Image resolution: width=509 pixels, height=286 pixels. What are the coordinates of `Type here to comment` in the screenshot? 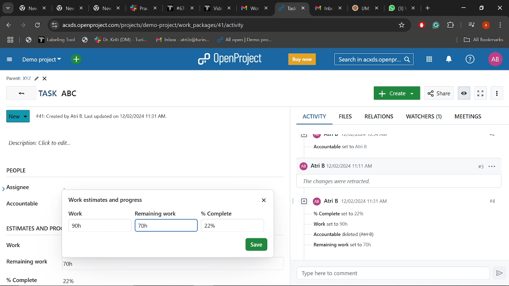 It's located at (396, 273).